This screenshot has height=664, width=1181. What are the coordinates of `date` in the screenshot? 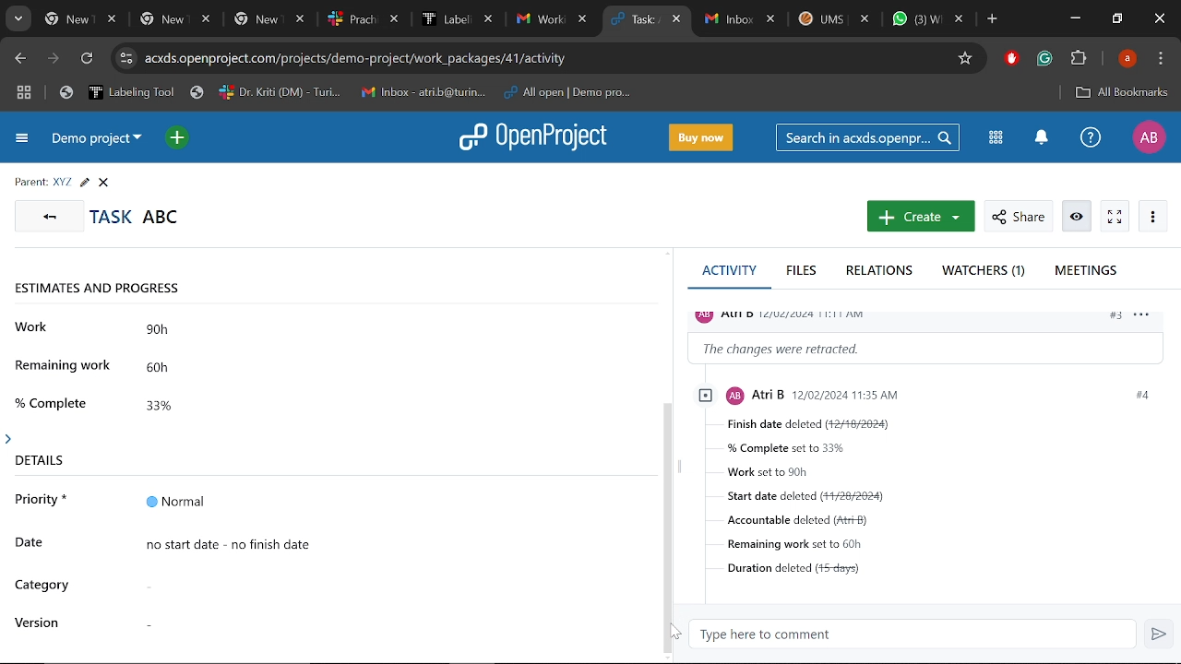 It's located at (35, 542).